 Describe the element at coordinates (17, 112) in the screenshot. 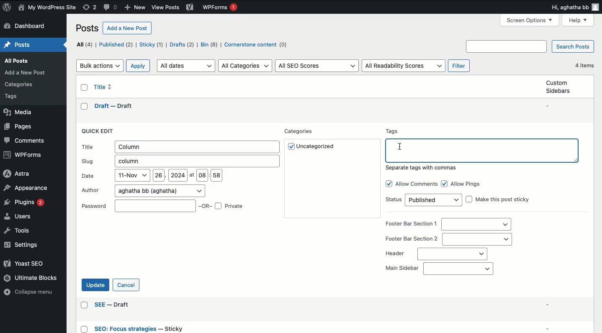

I see `Media` at that location.